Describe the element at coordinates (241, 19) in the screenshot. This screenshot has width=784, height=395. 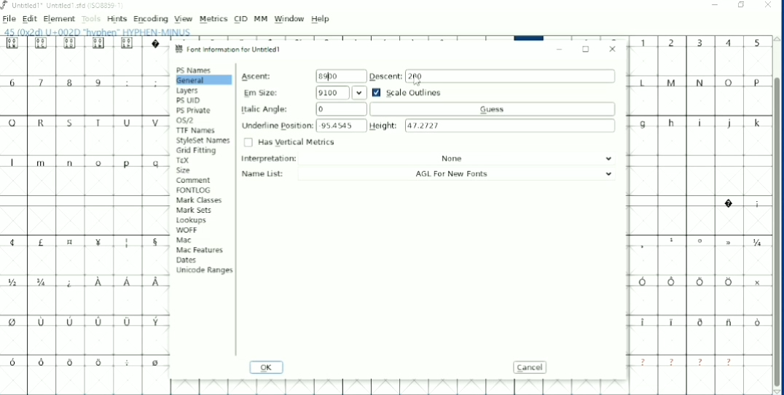
I see `CID` at that location.